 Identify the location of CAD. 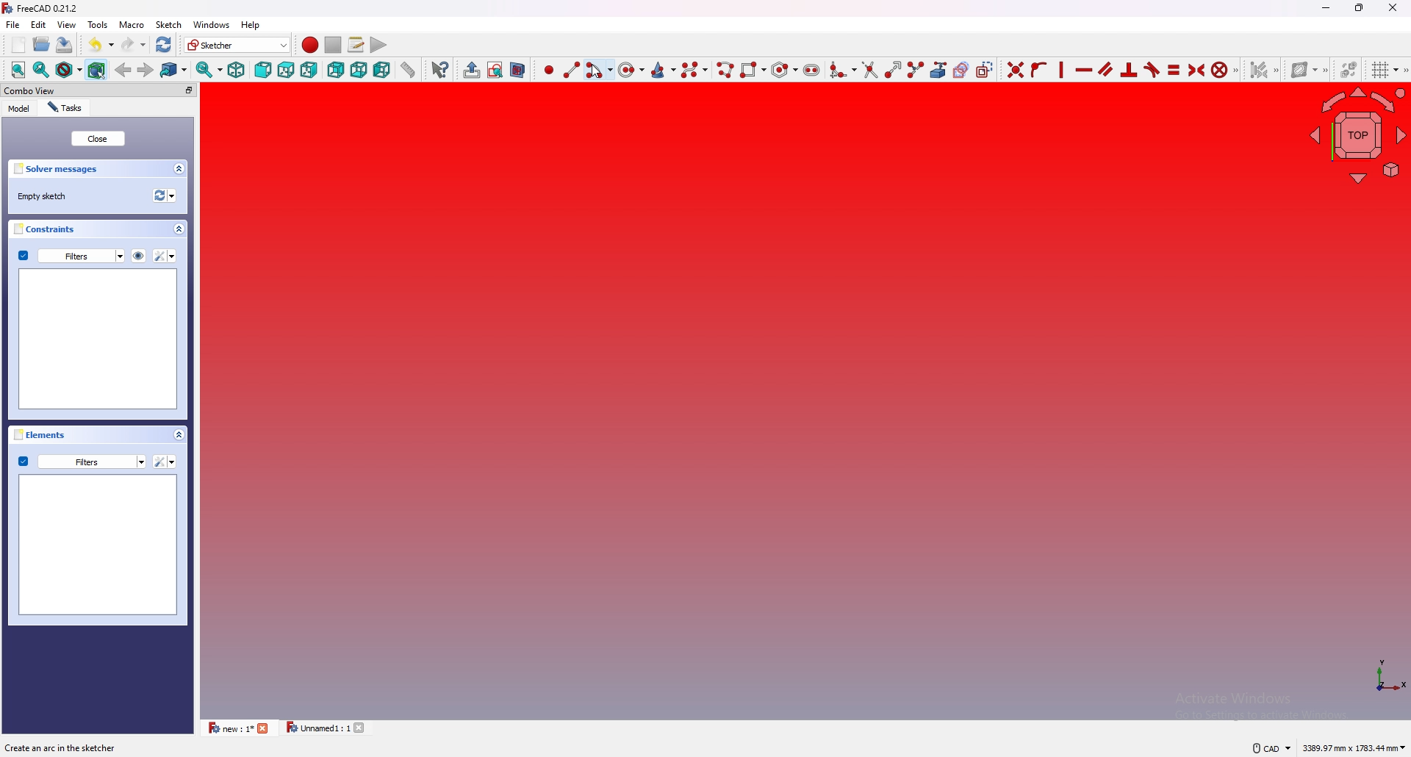
(1270, 747).